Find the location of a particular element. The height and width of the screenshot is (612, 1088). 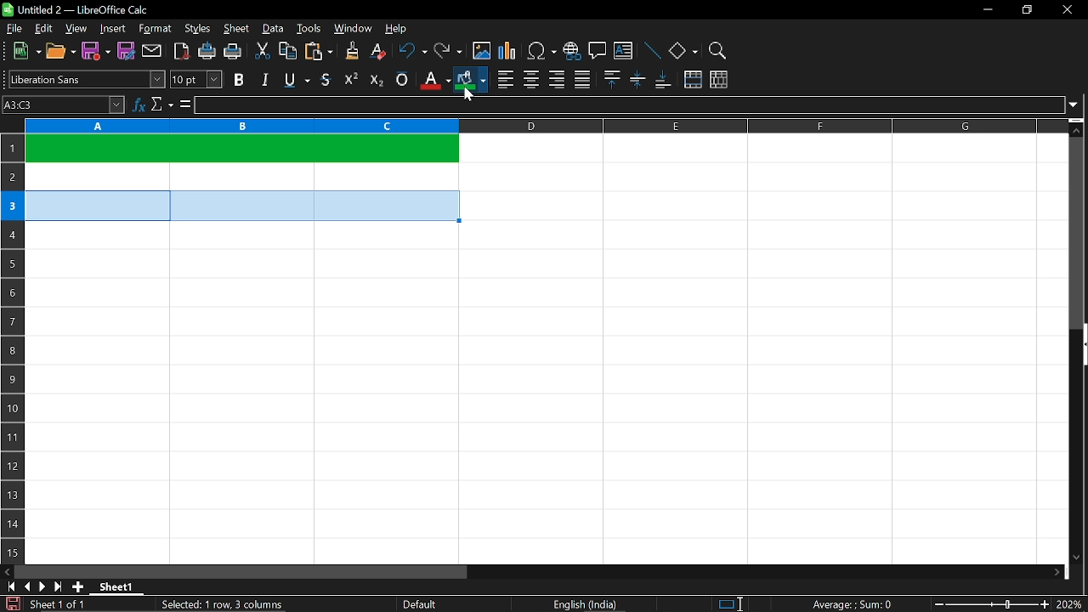

sheet is located at coordinates (236, 29).